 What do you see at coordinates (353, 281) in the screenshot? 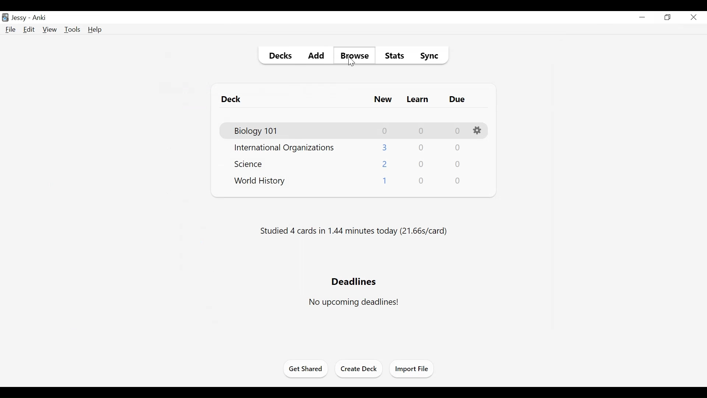
I see `Deadlines` at bounding box center [353, 281].